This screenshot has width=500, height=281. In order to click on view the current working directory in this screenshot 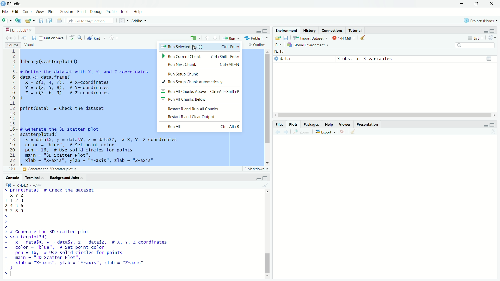, I will do `click(43, 185)`.